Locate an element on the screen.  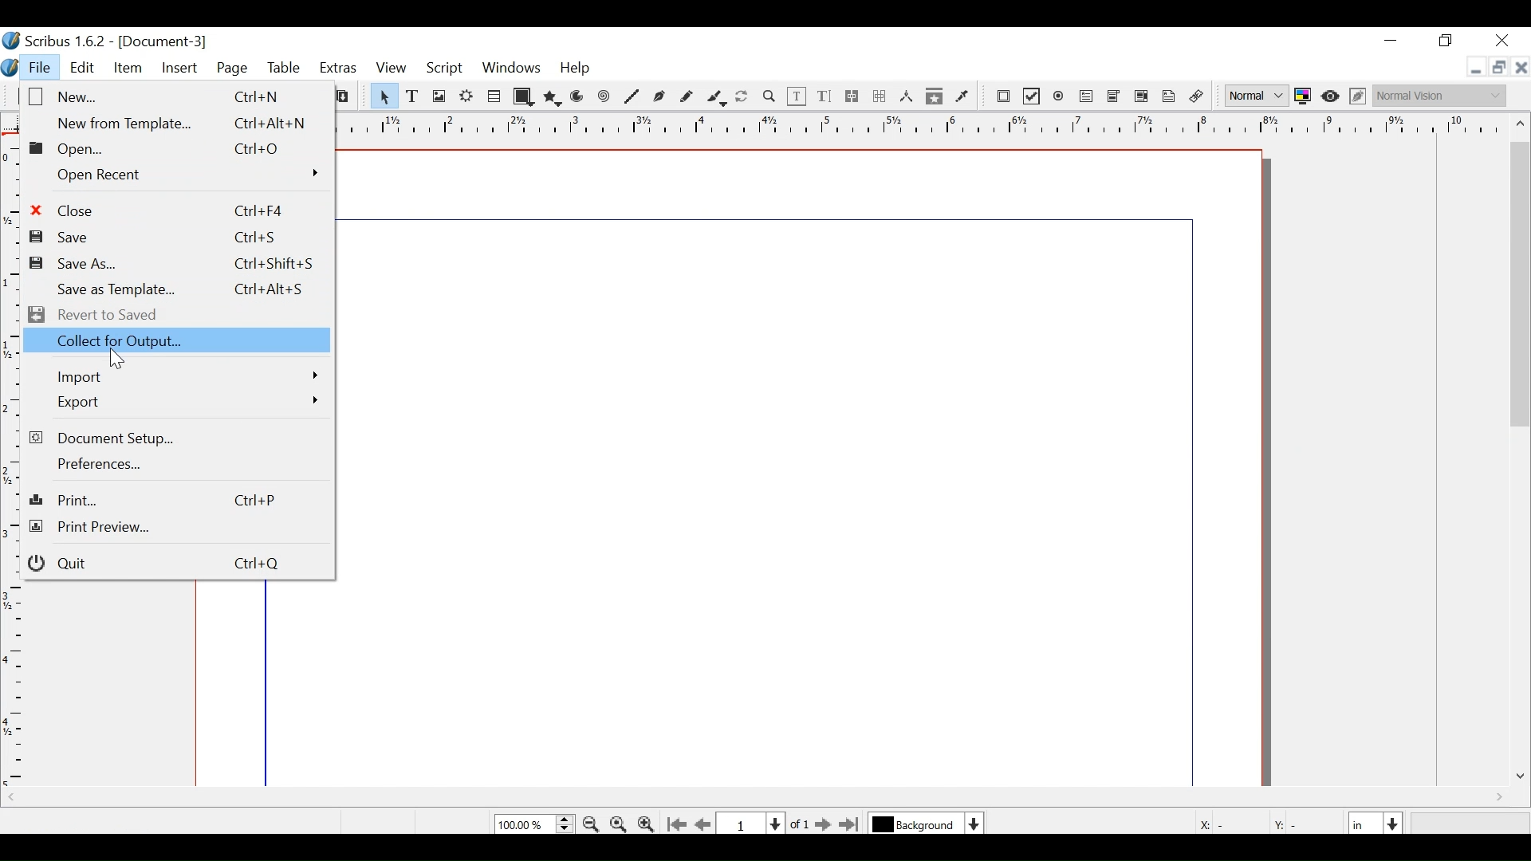
Zoom is located at coordinates (534, 824).